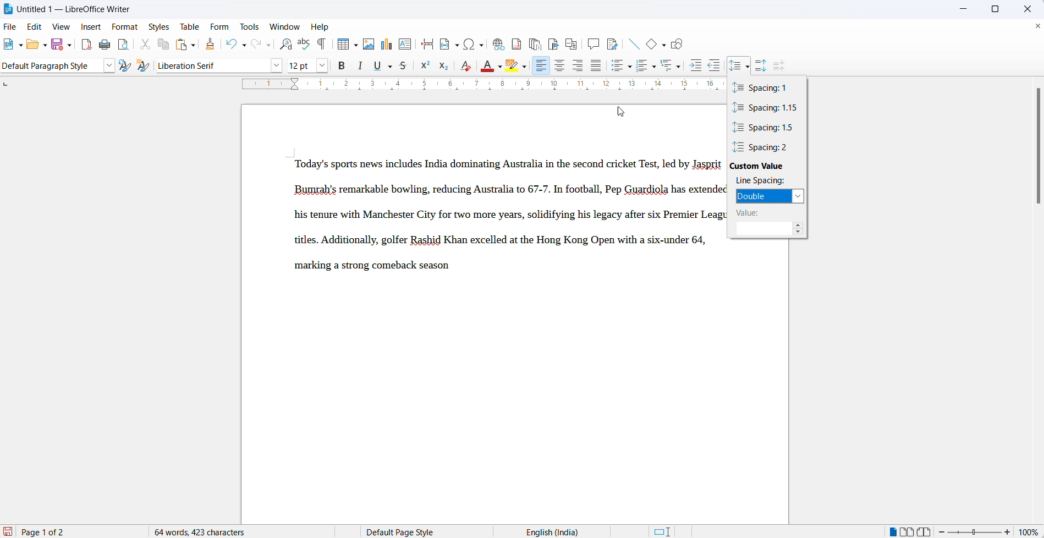  Describe the element at coordinates (570, 42) in the screenshot. I see `insert cross-reference` at that location.